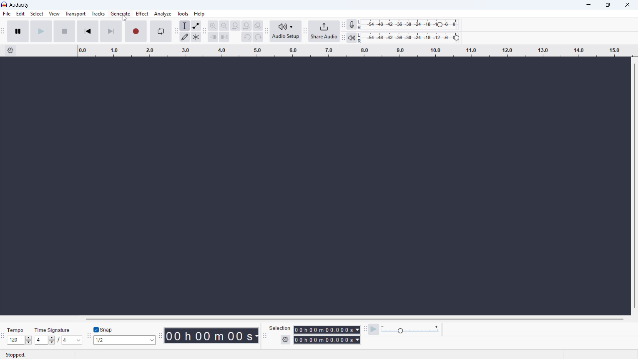 The width and height of the screenshot is (638, 359). What do you see at coordinates (205, 31) in the screenshot?
I see `edit toolbar` at bounding box center [205, 31].